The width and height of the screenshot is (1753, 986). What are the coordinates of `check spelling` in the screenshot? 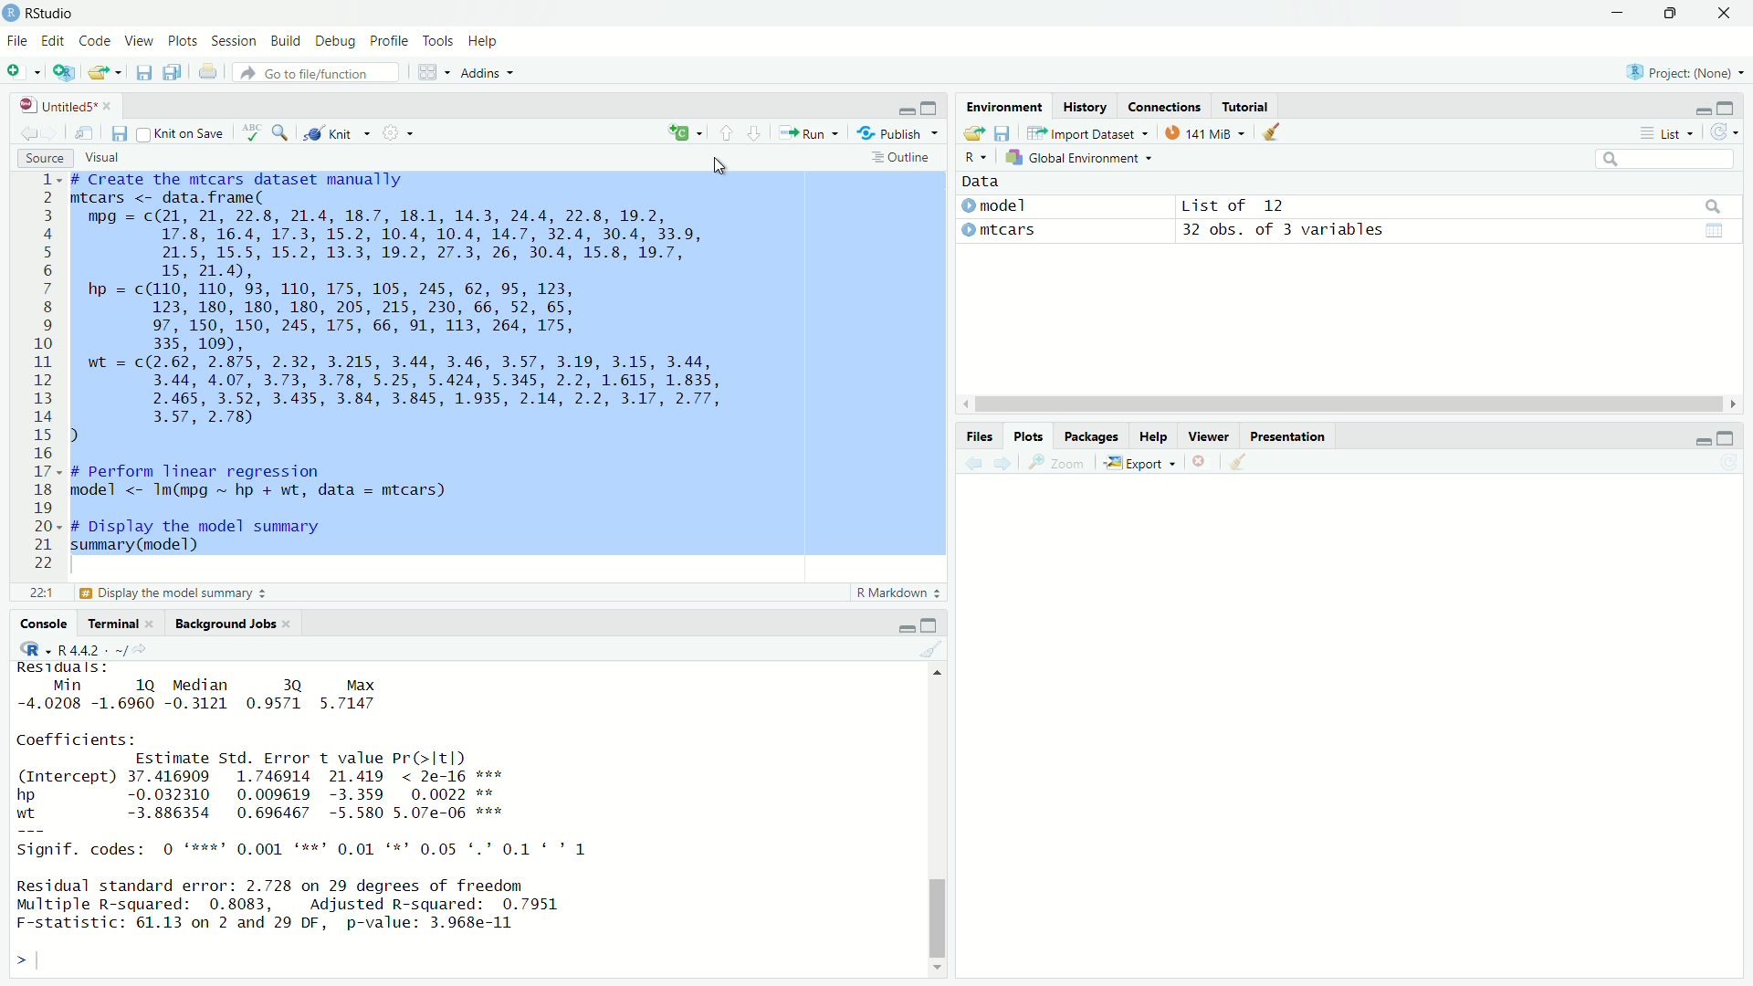 It's located at (250, 133).